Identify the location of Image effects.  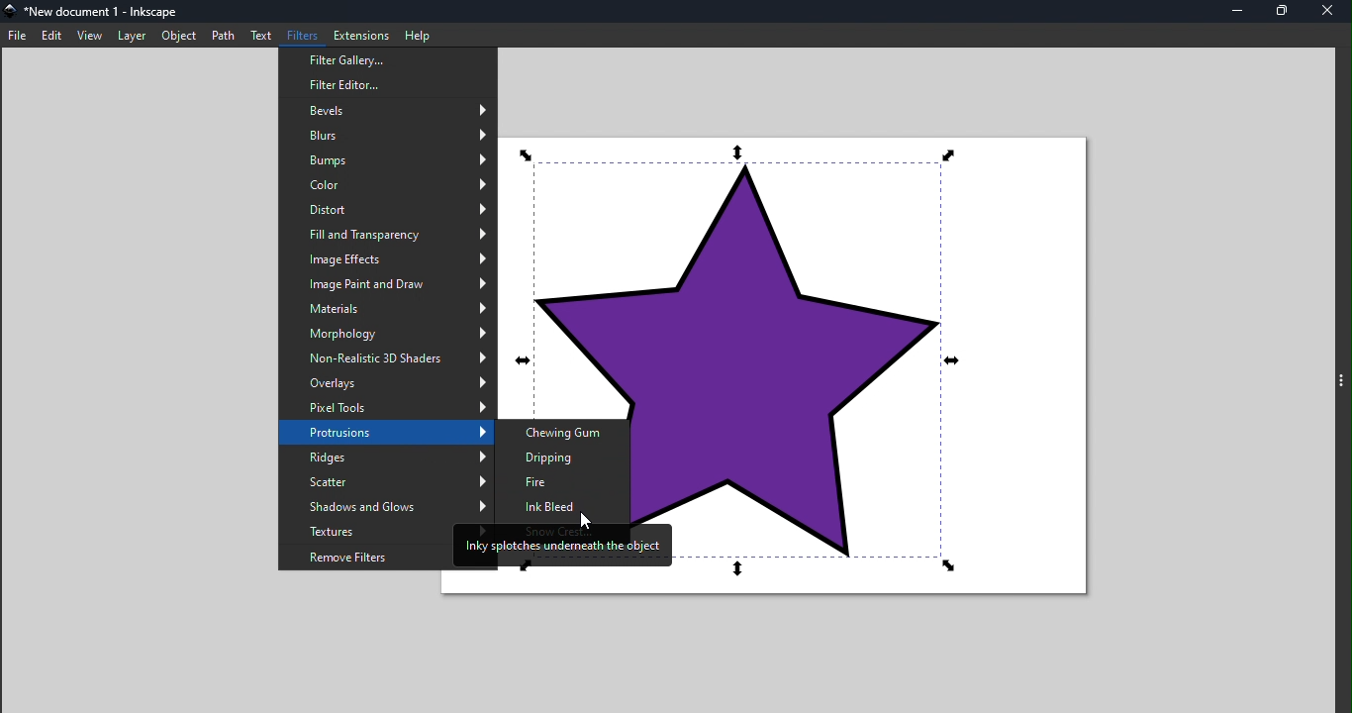
(386, 260).